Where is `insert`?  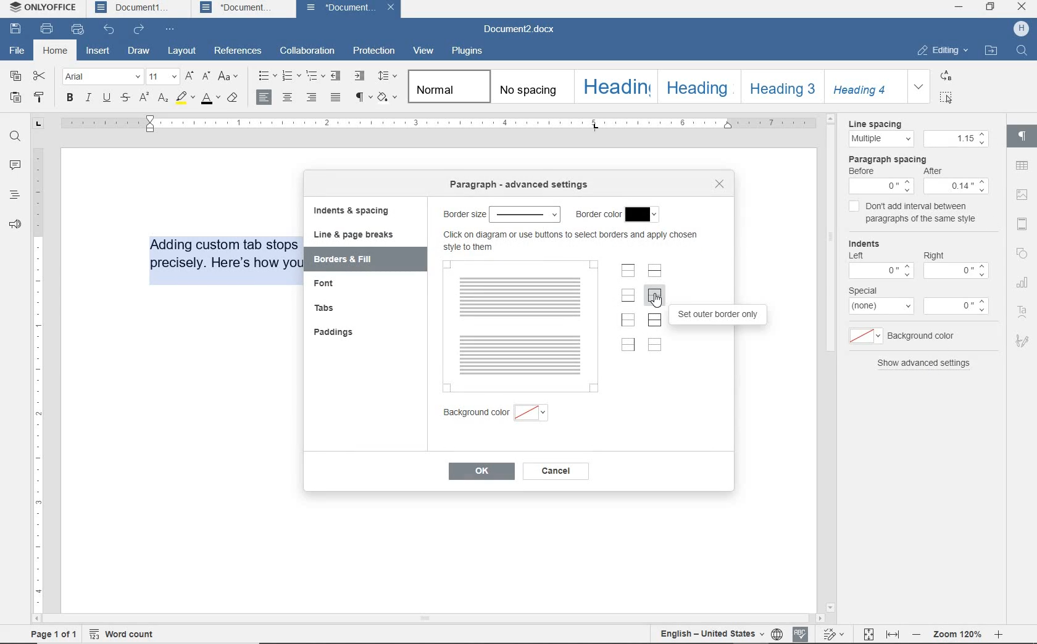 insert is located at coordinates (98, 52).